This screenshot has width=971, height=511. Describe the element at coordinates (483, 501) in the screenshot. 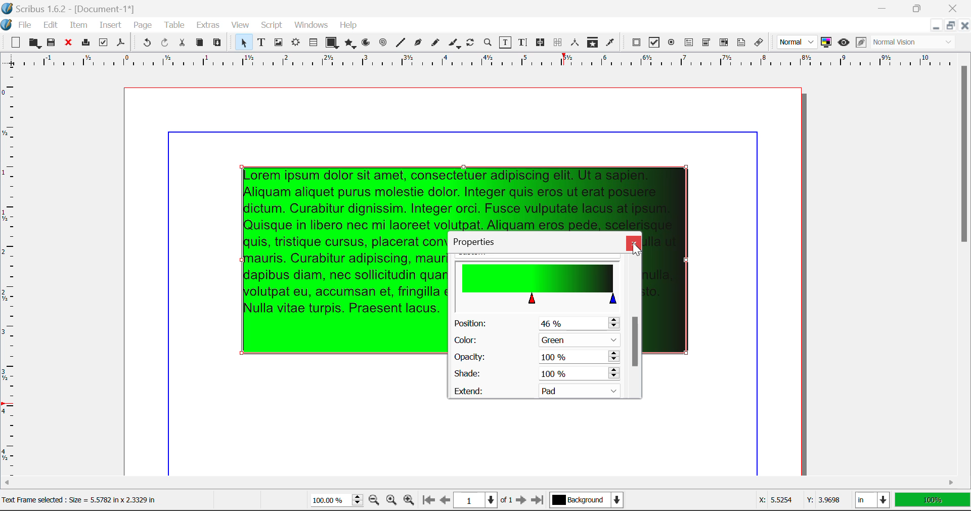

I see `Page 1 of 1` at that location.